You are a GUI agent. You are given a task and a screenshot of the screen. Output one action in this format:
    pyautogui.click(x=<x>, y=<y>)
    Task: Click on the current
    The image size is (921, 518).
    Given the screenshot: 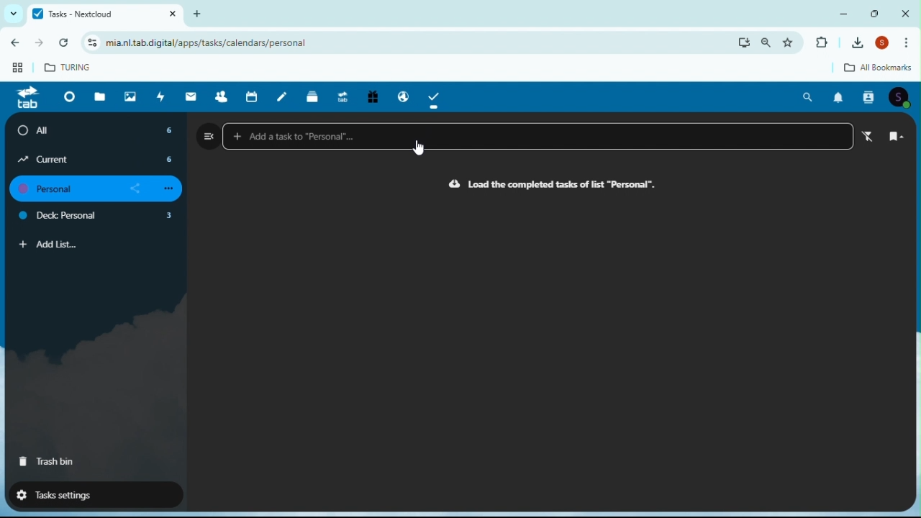 What is the action you would take?
    pyautogui.click(x=96, y=159)
    